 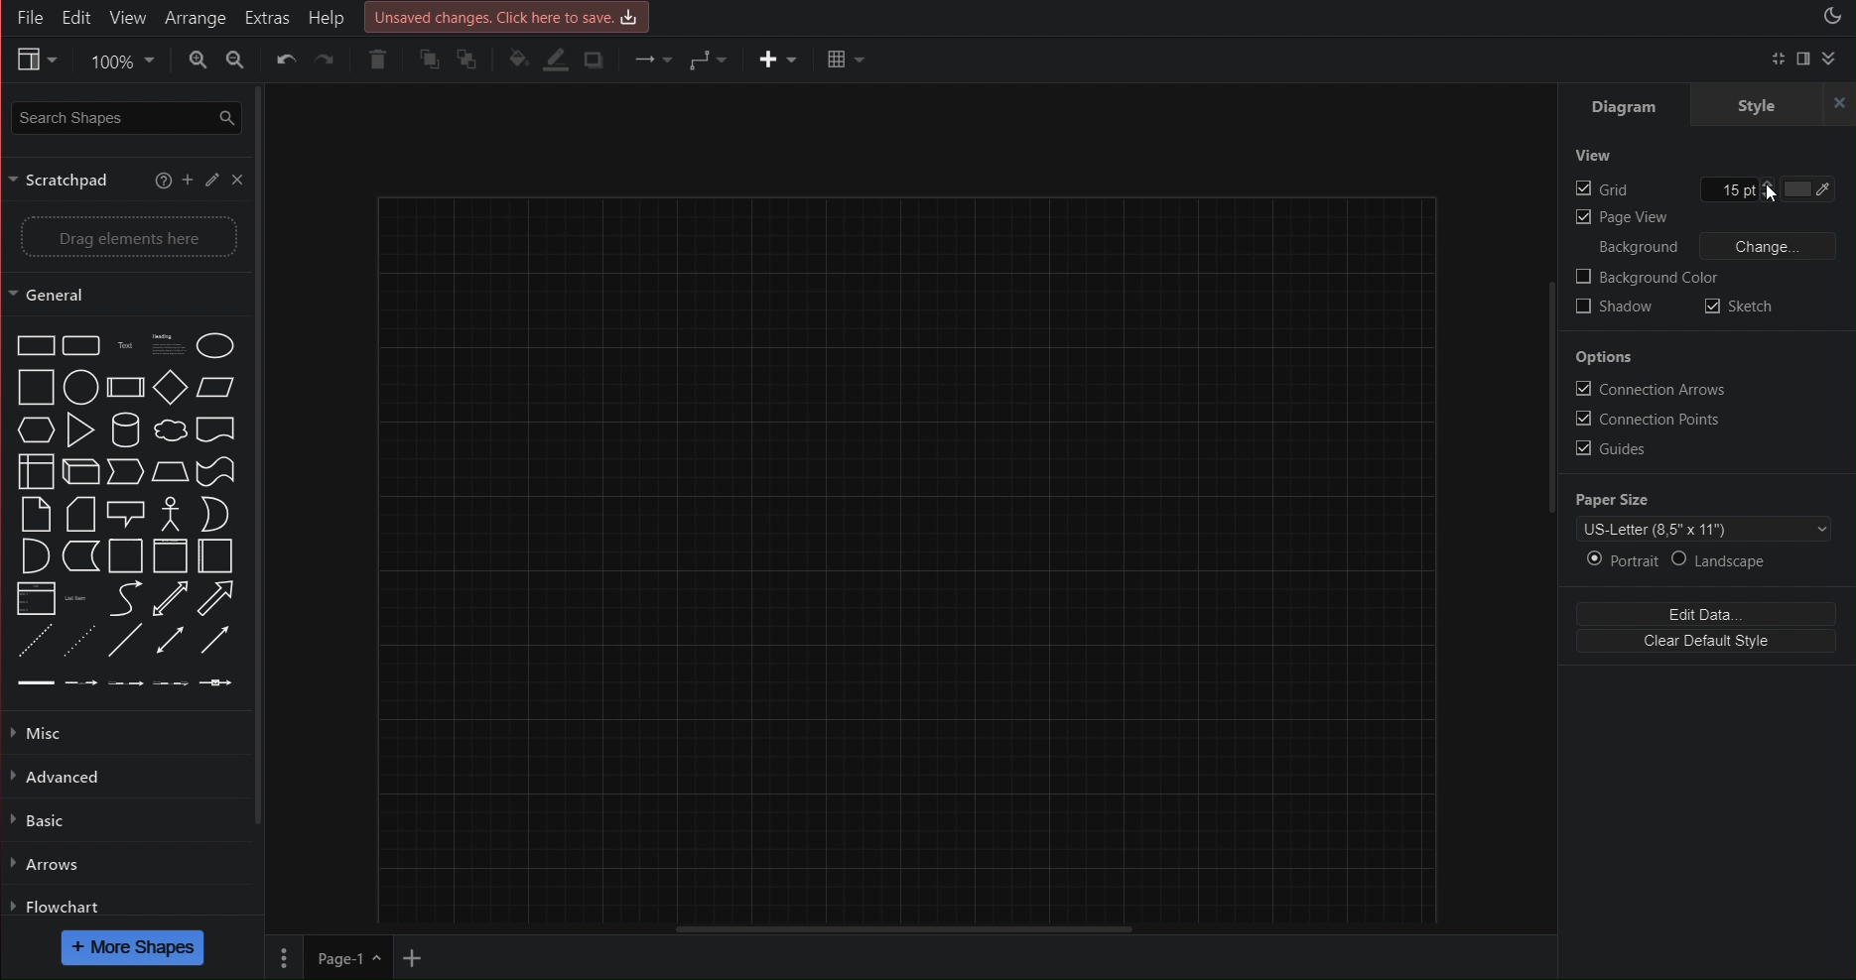 What do you see at coordinates (417, 957) in the screenshot?
I see `Add new page` at bounding box center [417, 957].